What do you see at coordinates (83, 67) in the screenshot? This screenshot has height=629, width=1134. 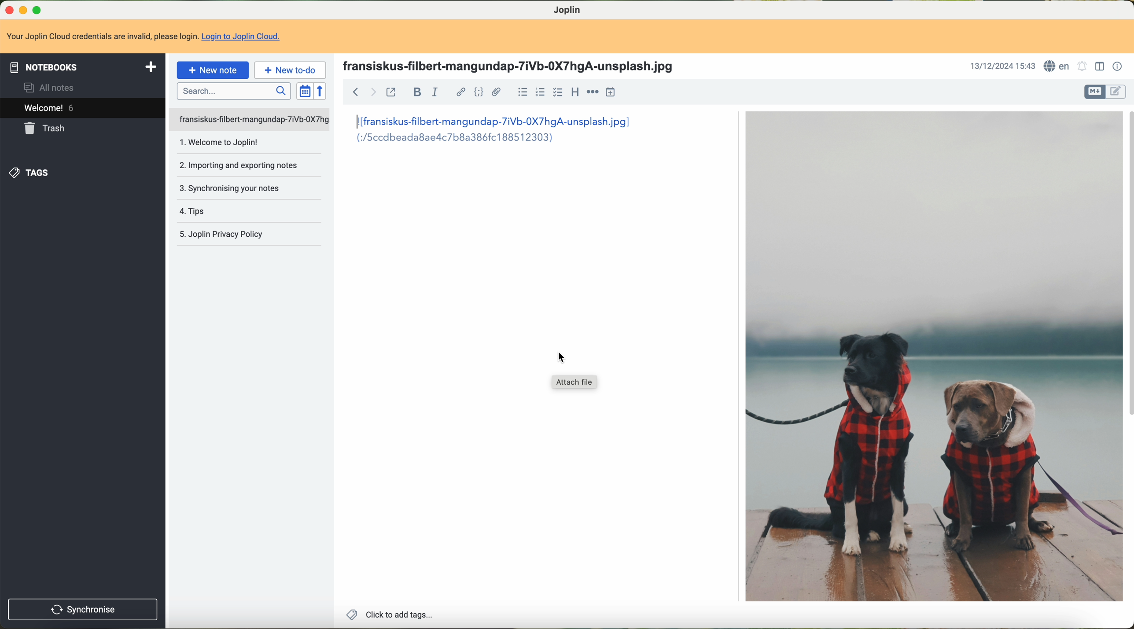 I see `notebooks` at bounding box center [83, 67].